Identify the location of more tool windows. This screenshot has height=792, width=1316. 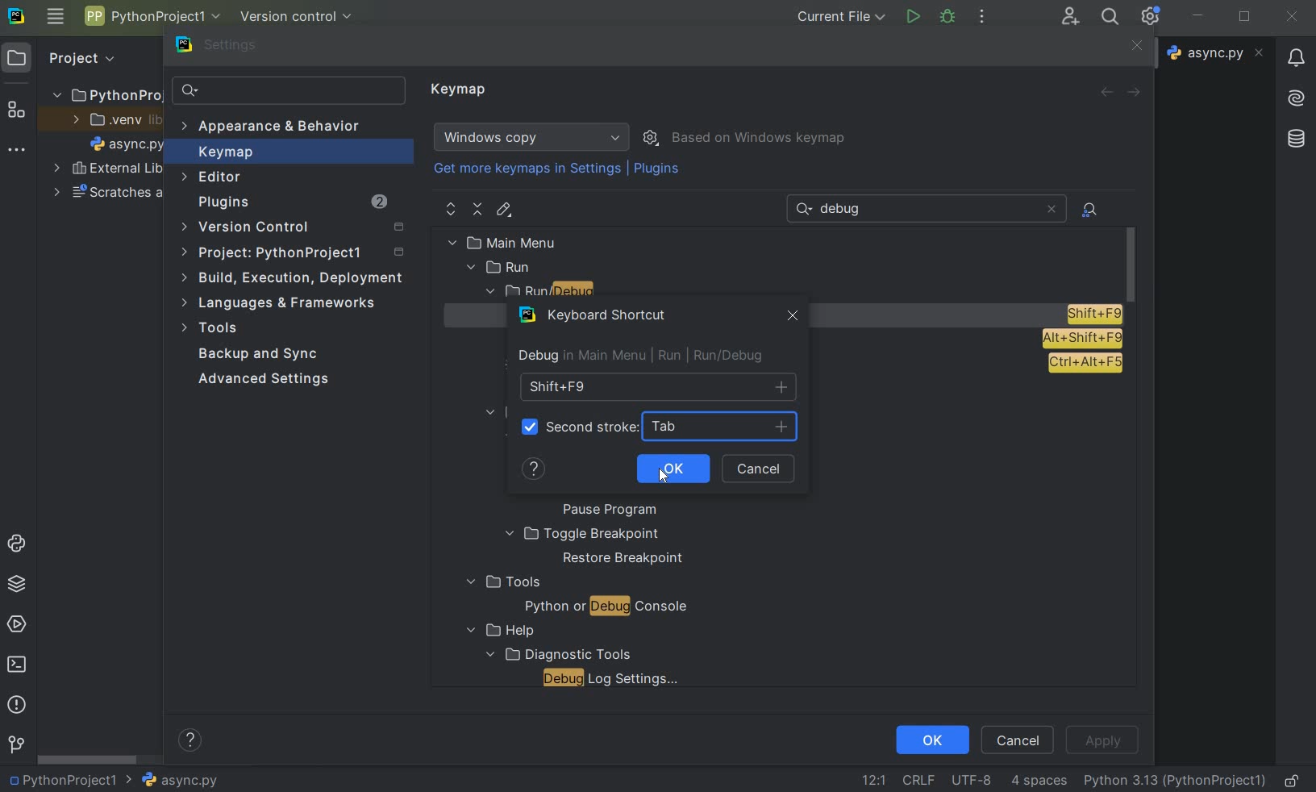
(15, 150).